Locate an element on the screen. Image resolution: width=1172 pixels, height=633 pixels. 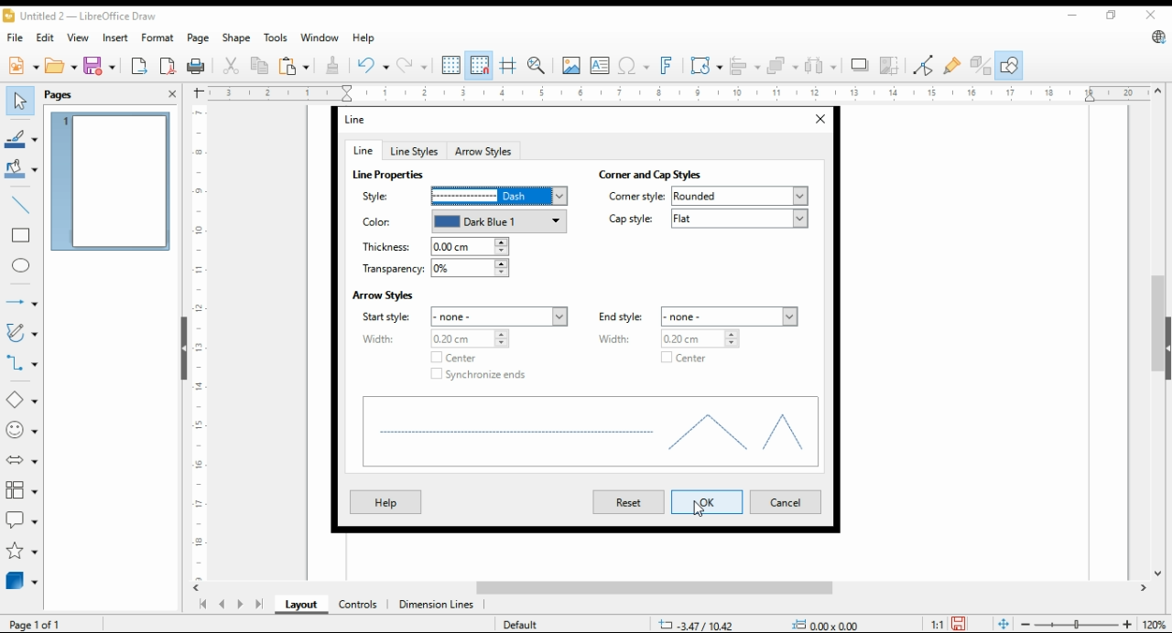
pan and zoom is located at coordinates (537, 66).